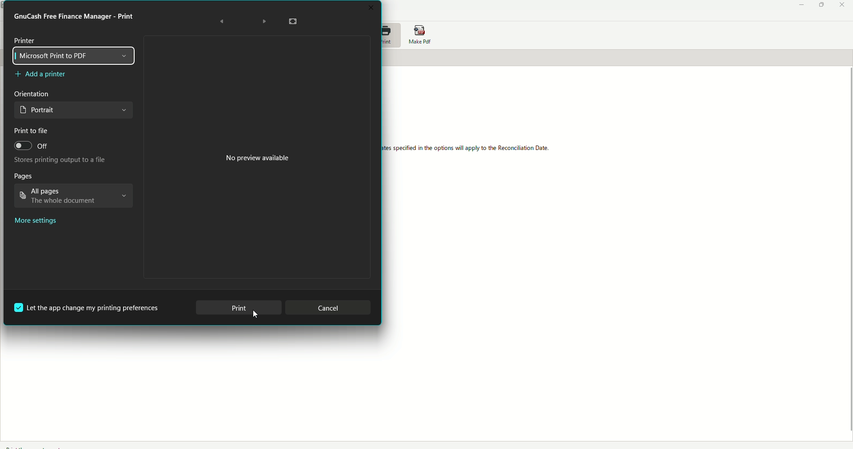 The width and height of the screenshot is (853, 449). I want to click on Portrait, so click(37, 111).